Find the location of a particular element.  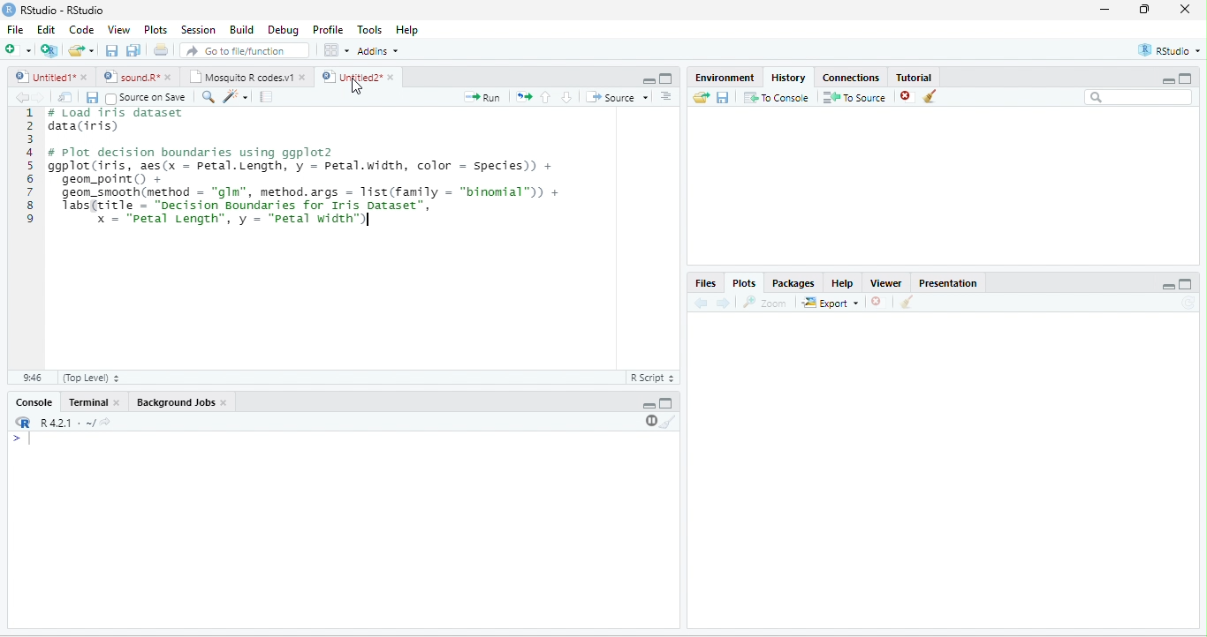

Edit is located at coordinates (46, 28).